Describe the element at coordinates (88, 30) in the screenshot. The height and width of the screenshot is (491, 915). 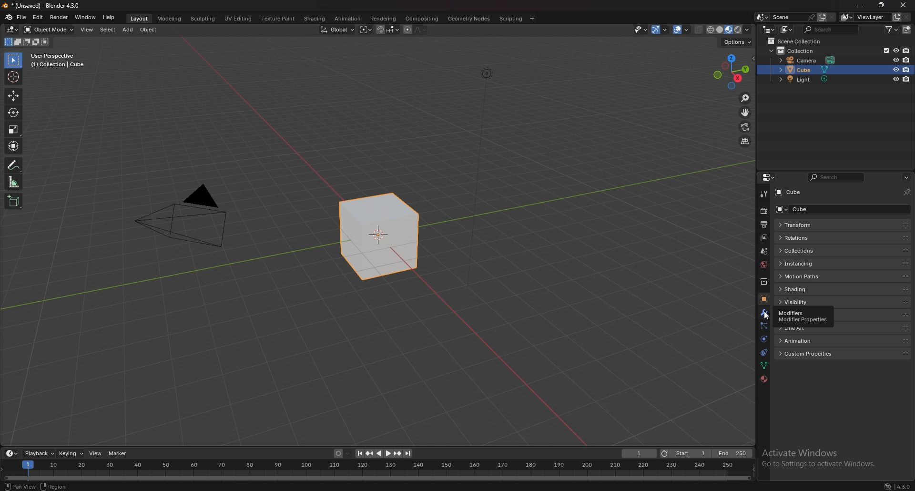
I see `view` at that location.